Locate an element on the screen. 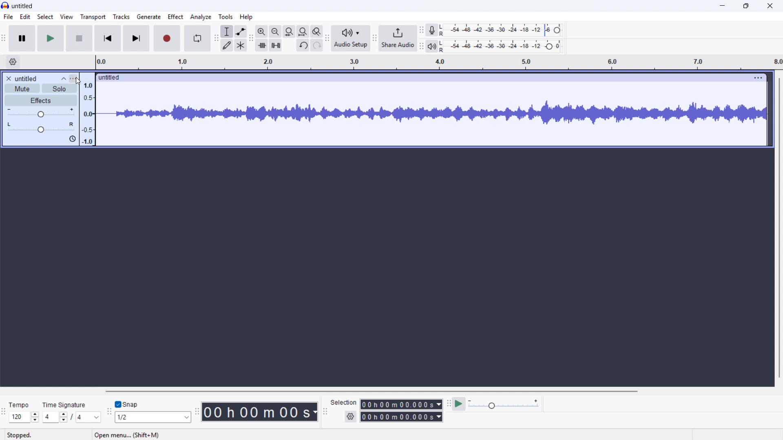 The height and width of the screenshot is (440, 783). open menu...(shift+M) is located at coordinates (127, 435).